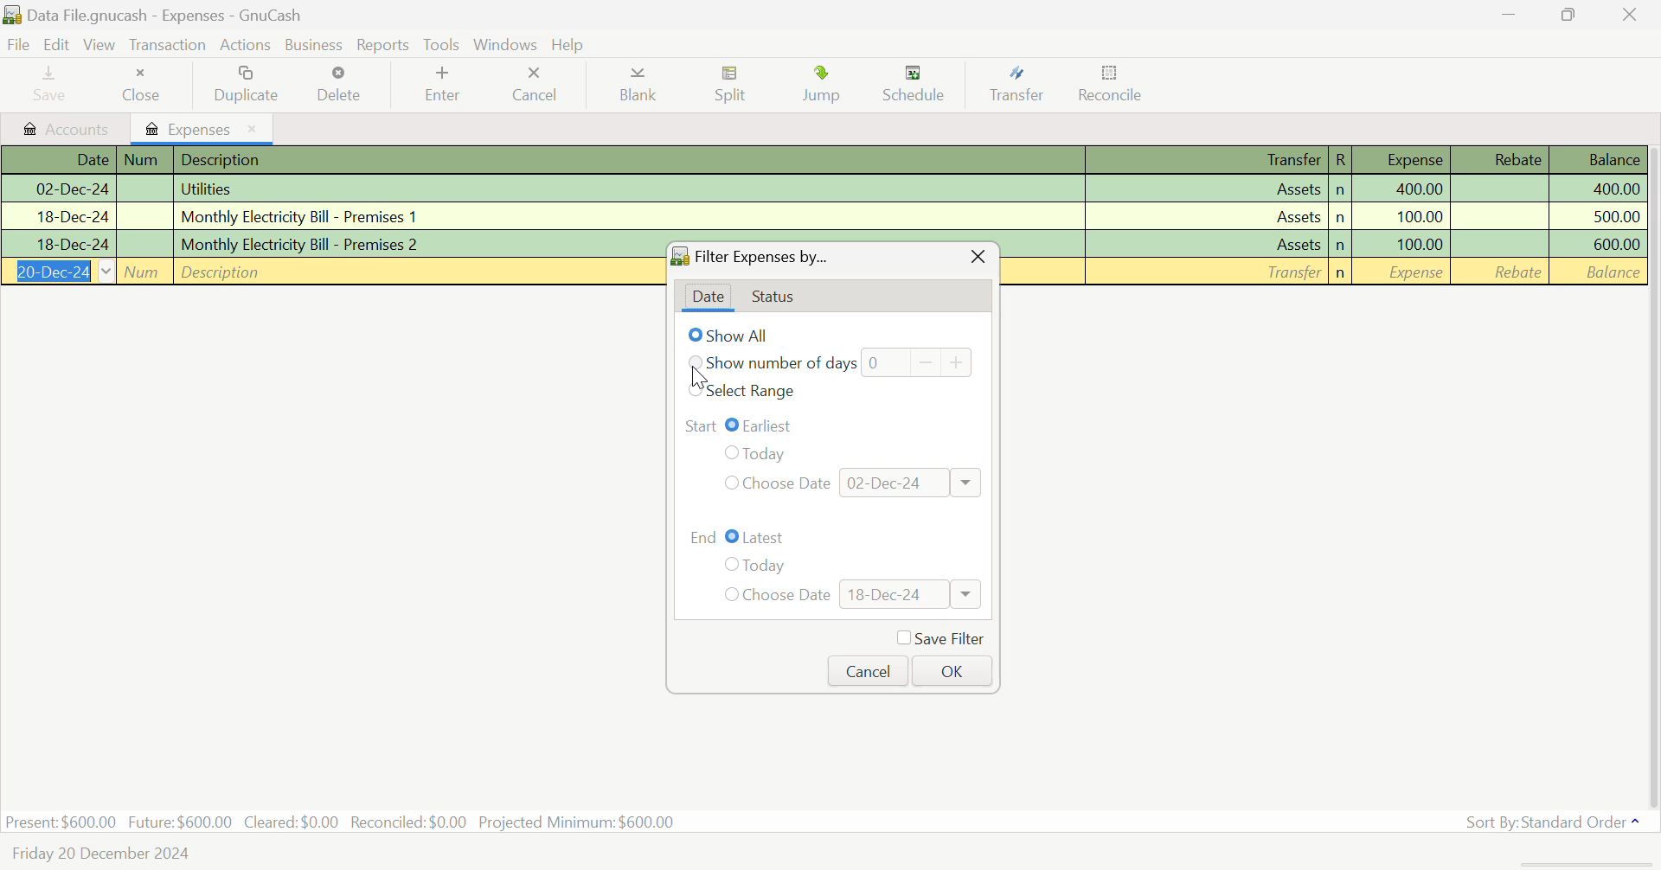 Image resolution: width=1661 pixels, height=870 pixels. I want to click on Restore Down, so click(1517, 15).